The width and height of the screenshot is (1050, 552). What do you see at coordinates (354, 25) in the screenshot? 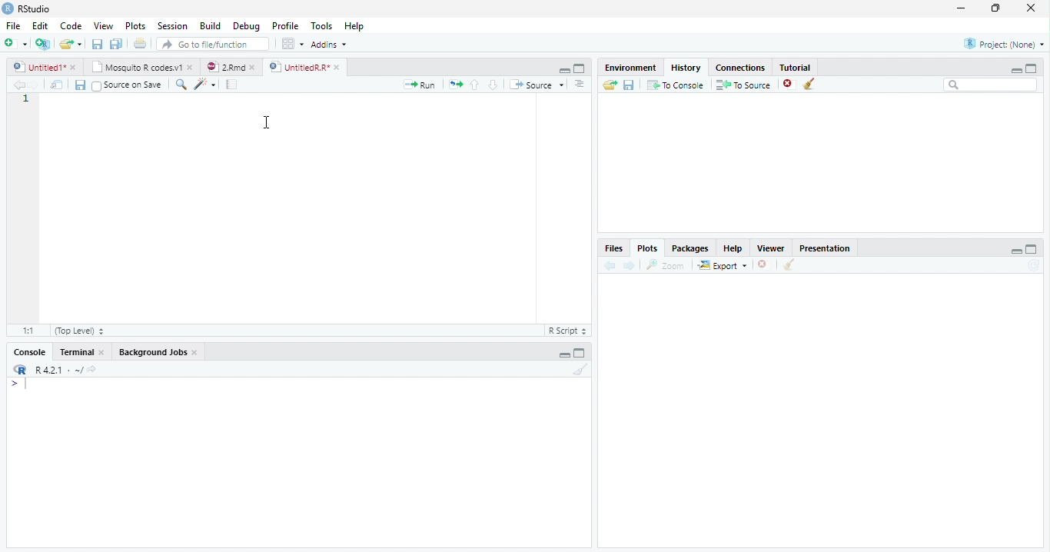
I see `Help` at bounding box center [354, 25].